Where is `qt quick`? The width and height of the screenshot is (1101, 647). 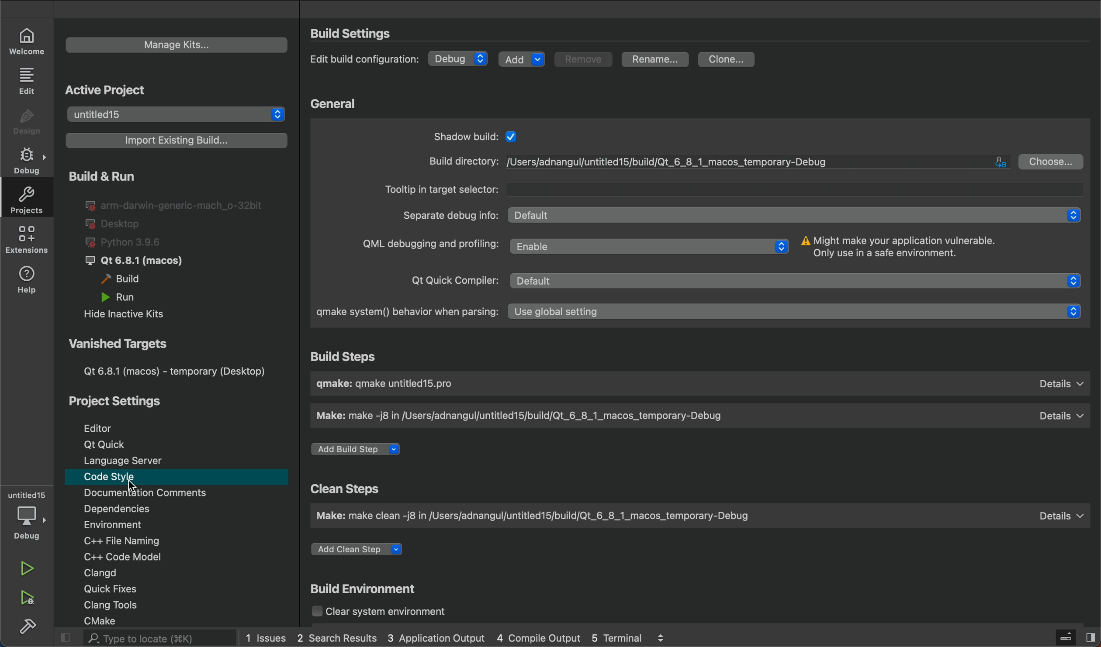
qt quick is located at coordinates (103, 444).